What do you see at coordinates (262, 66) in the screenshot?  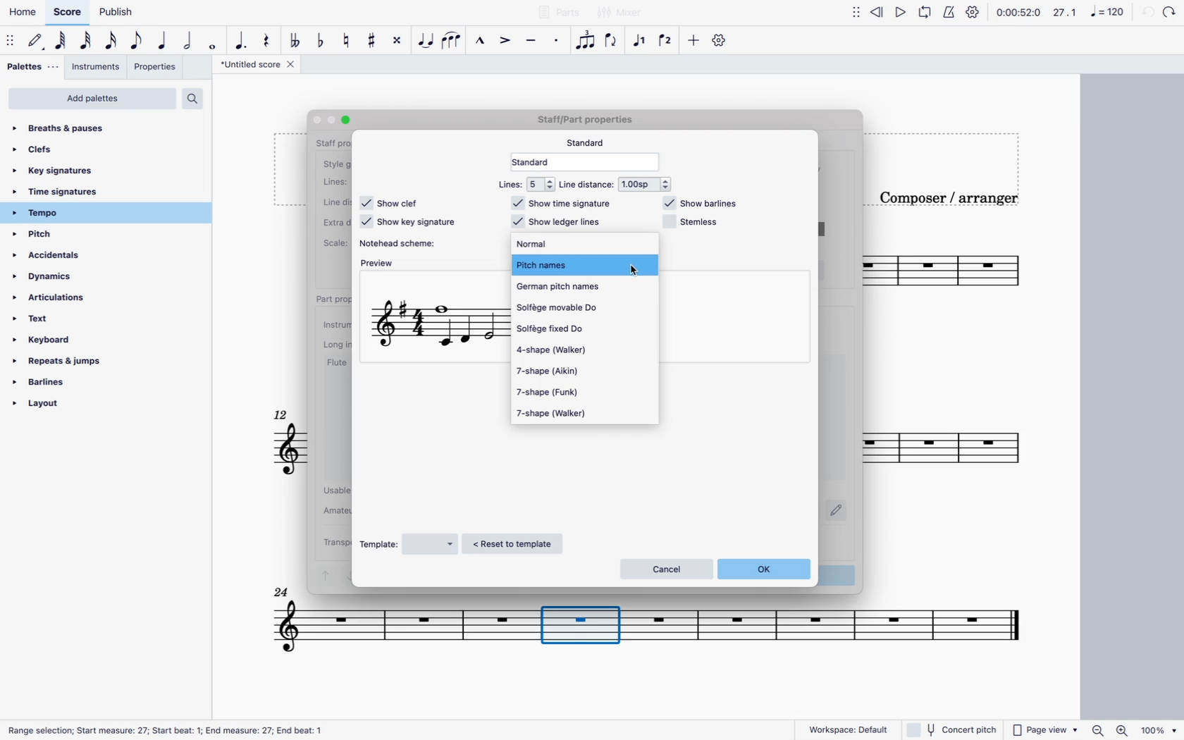 I see `score title` at bounding box center [262, 66].